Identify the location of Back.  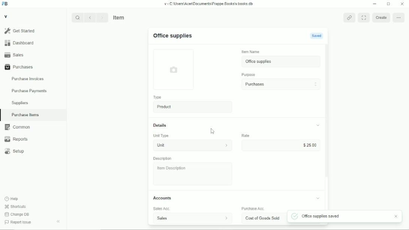
(90, 17).